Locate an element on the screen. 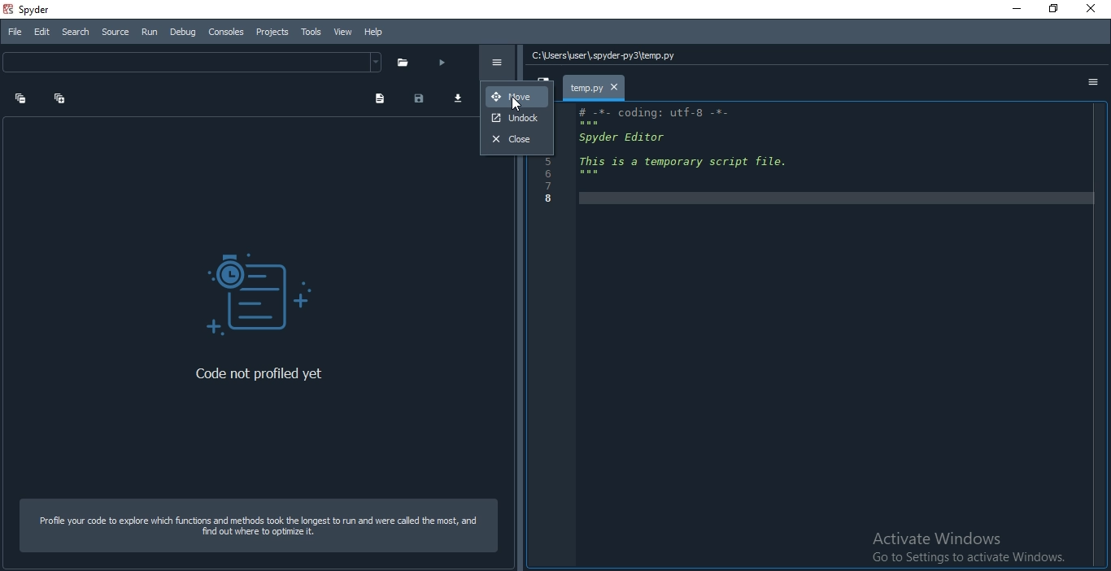 The image size is (1111, 571). undock is located at coordinates (515, 120).